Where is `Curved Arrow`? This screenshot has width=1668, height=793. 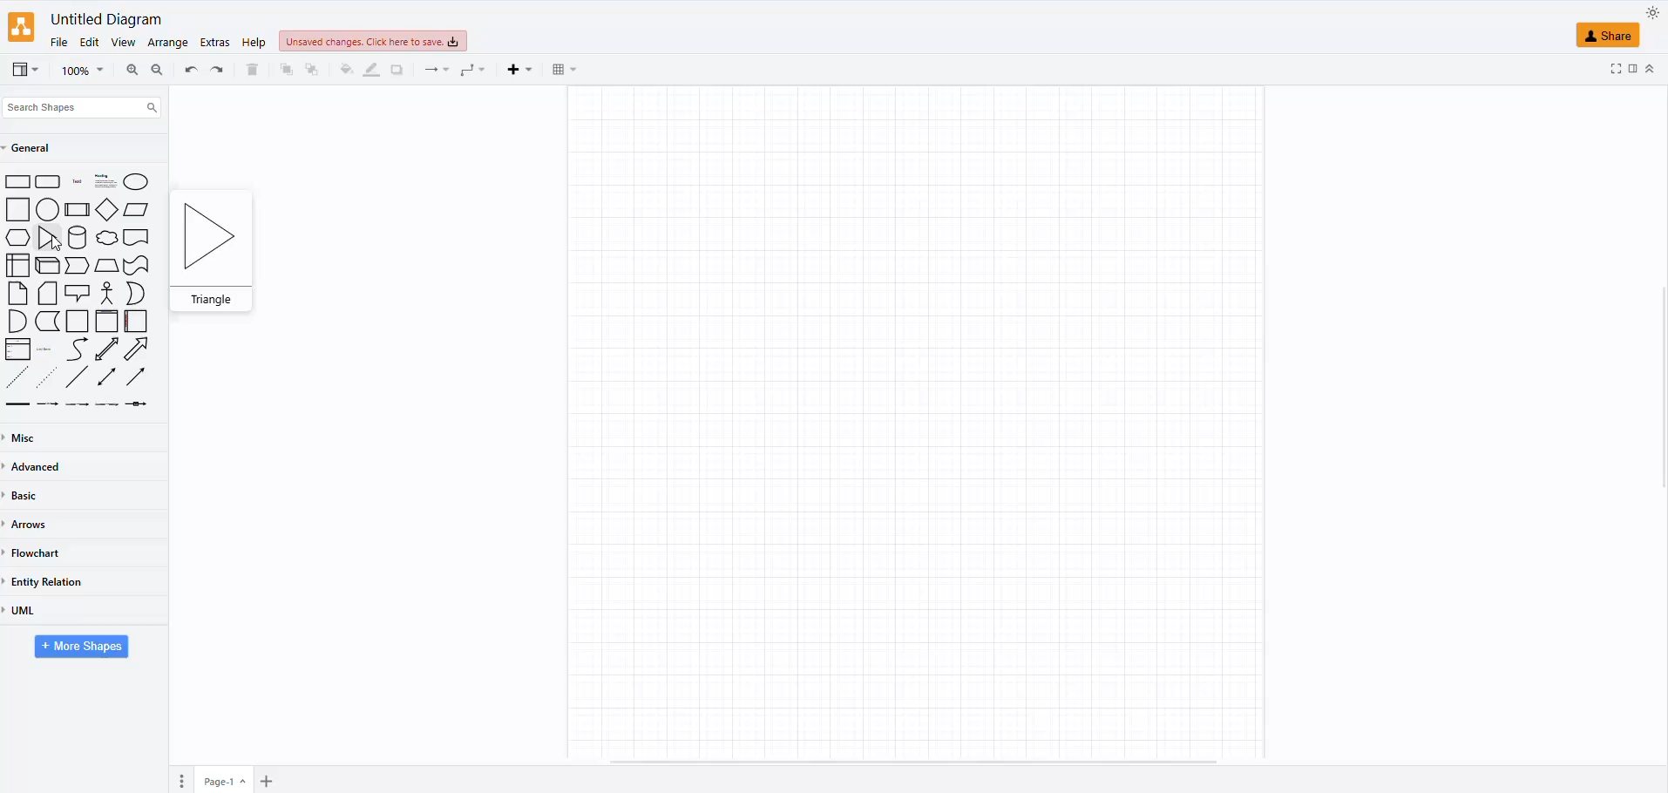
Curved Arrow is located at coordinates (77, 349).